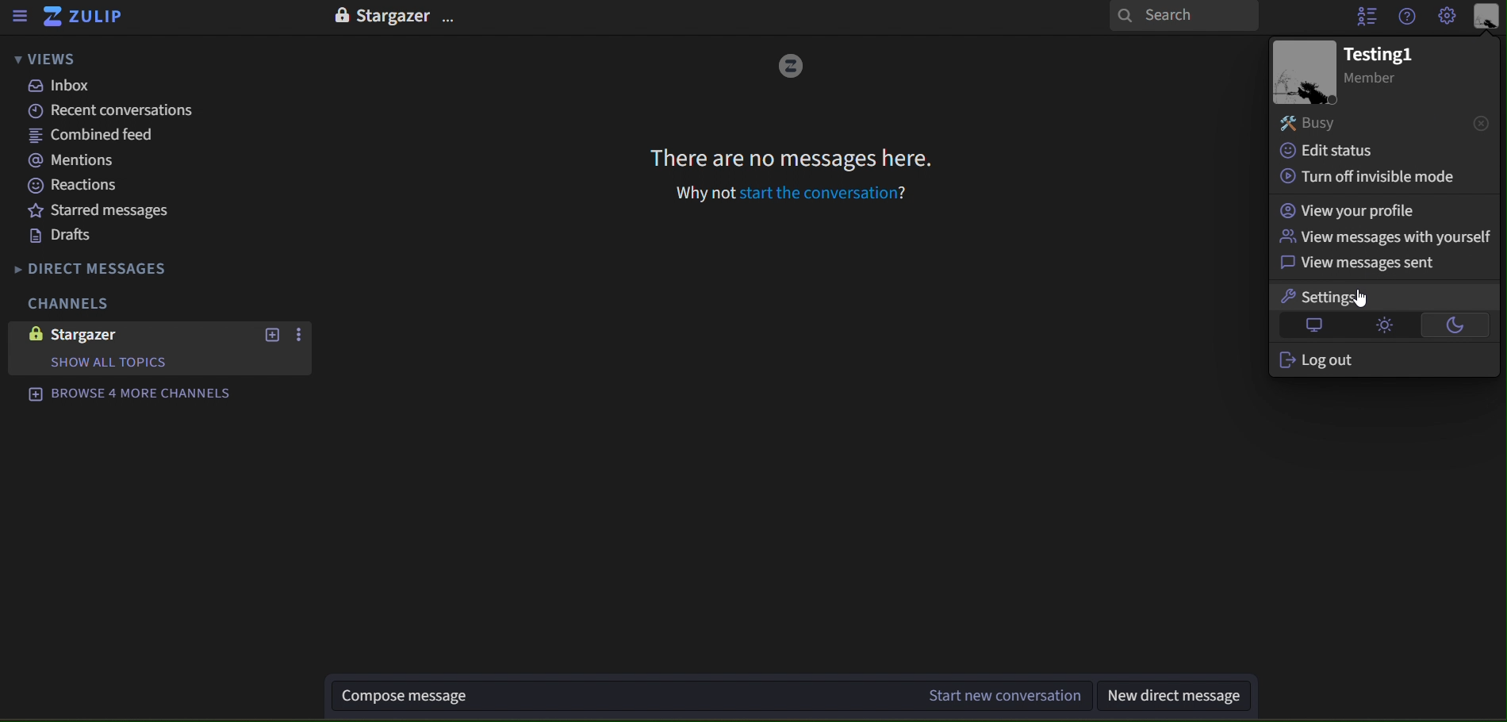 This screenshot has width=1507, height=722. Describe the element at coordinates (1319, 362) in the screenshot. I see `log out` at that location.